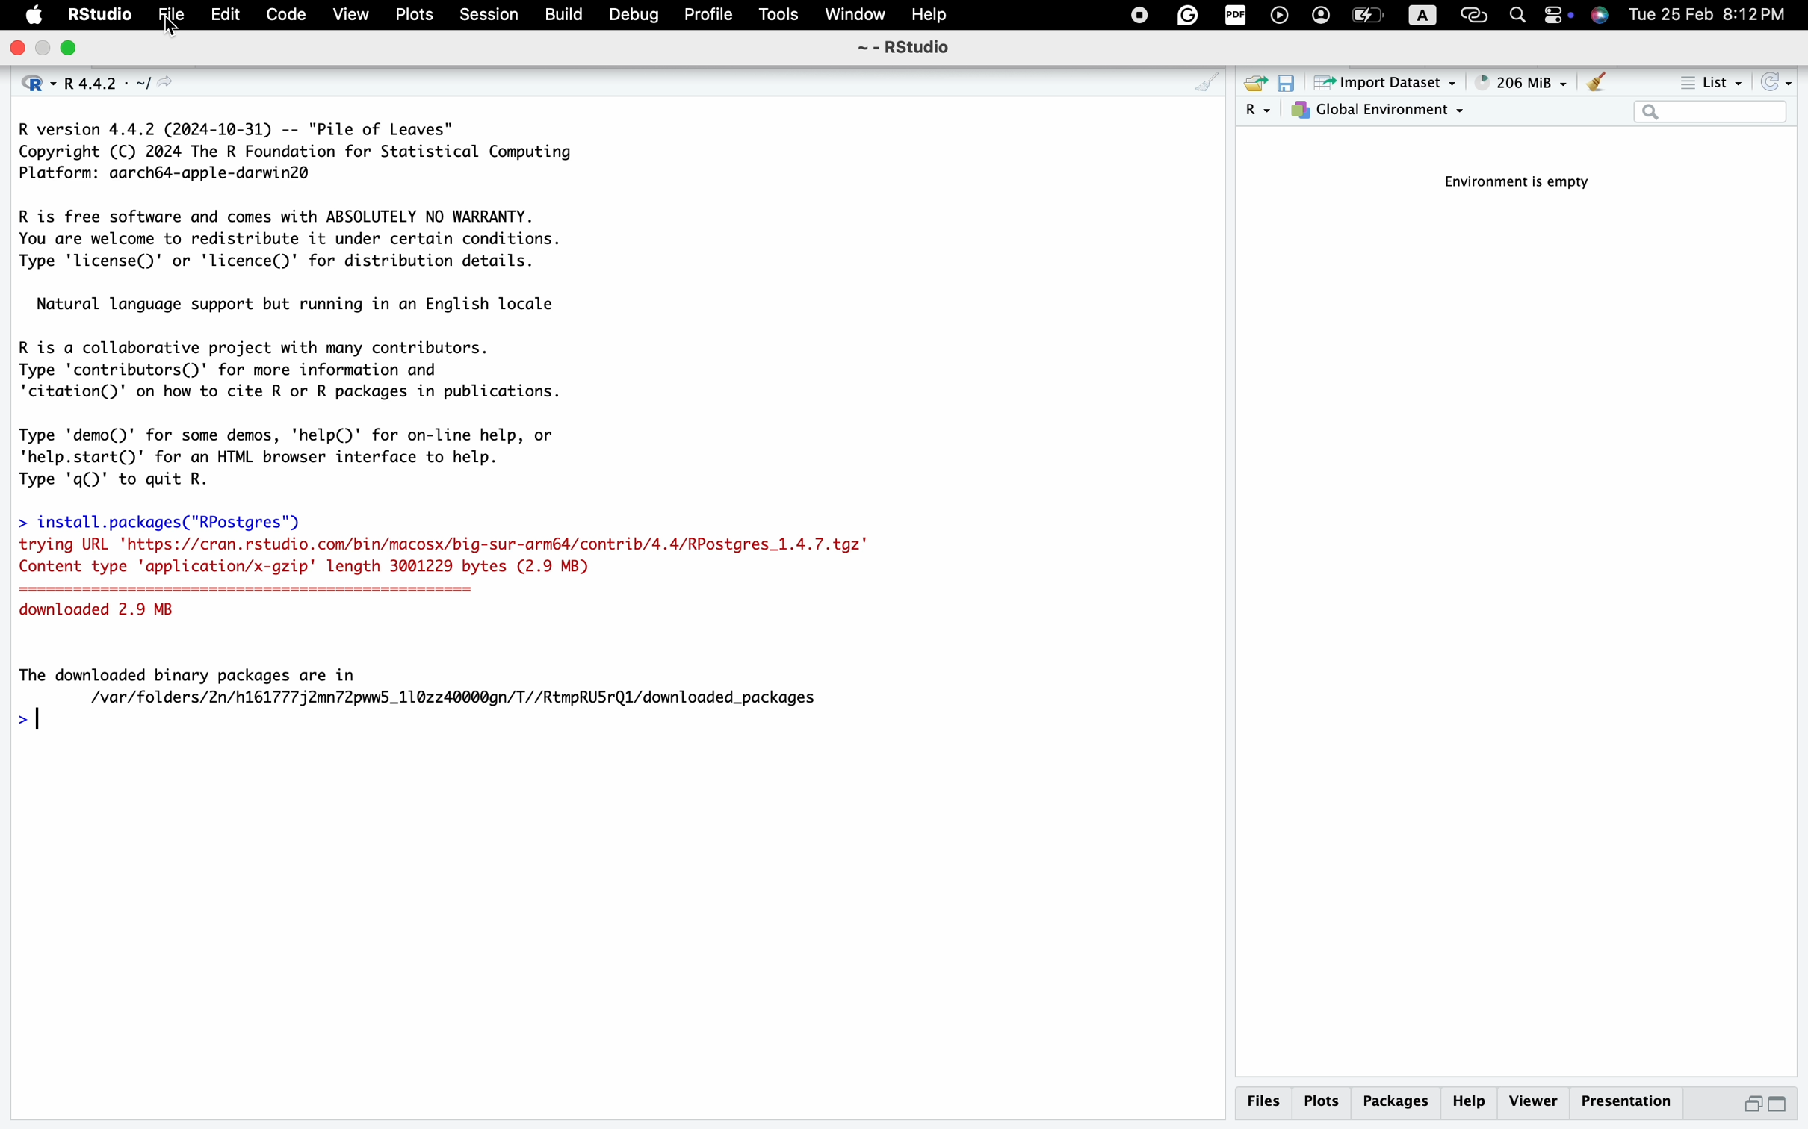  I want to click on refresh the list of objects in the environment, so click(1779, 85).